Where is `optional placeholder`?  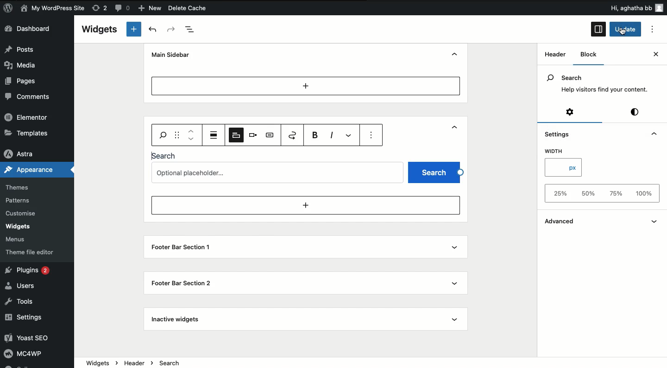
optional placeholder is located at coordinates (279, 172).